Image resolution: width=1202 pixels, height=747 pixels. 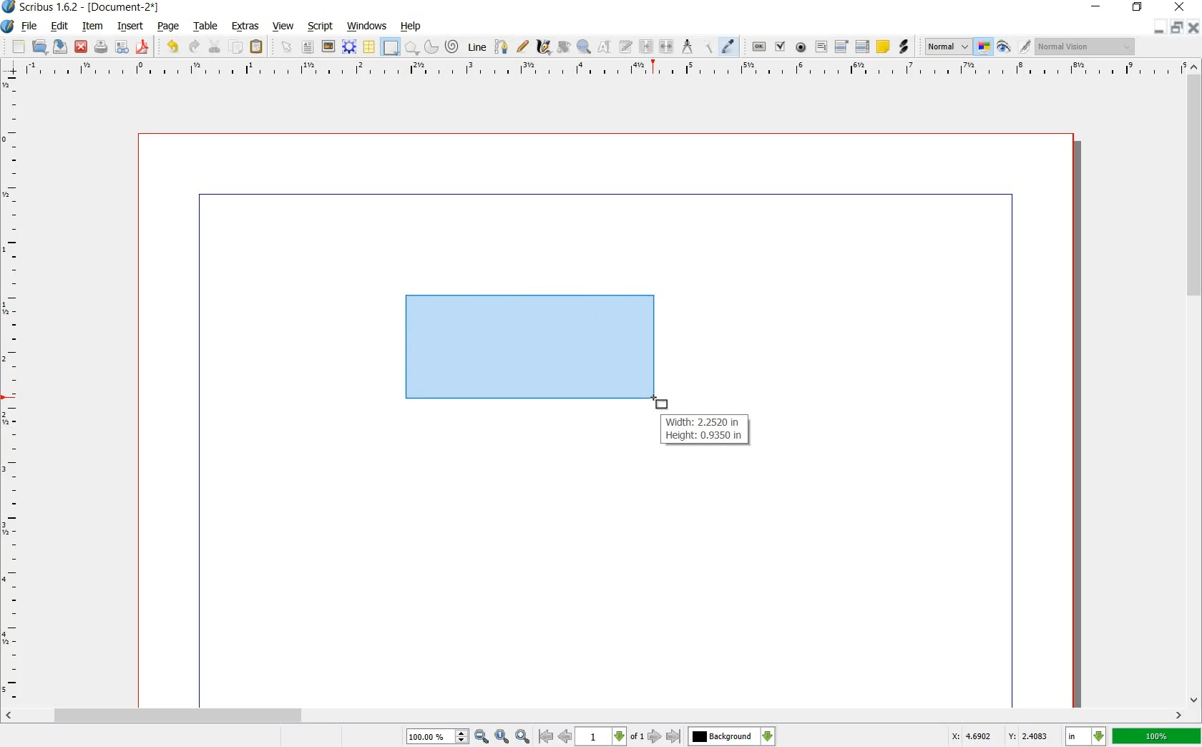 I want to click on MINIMIZE, so click(x=1161, y=27).